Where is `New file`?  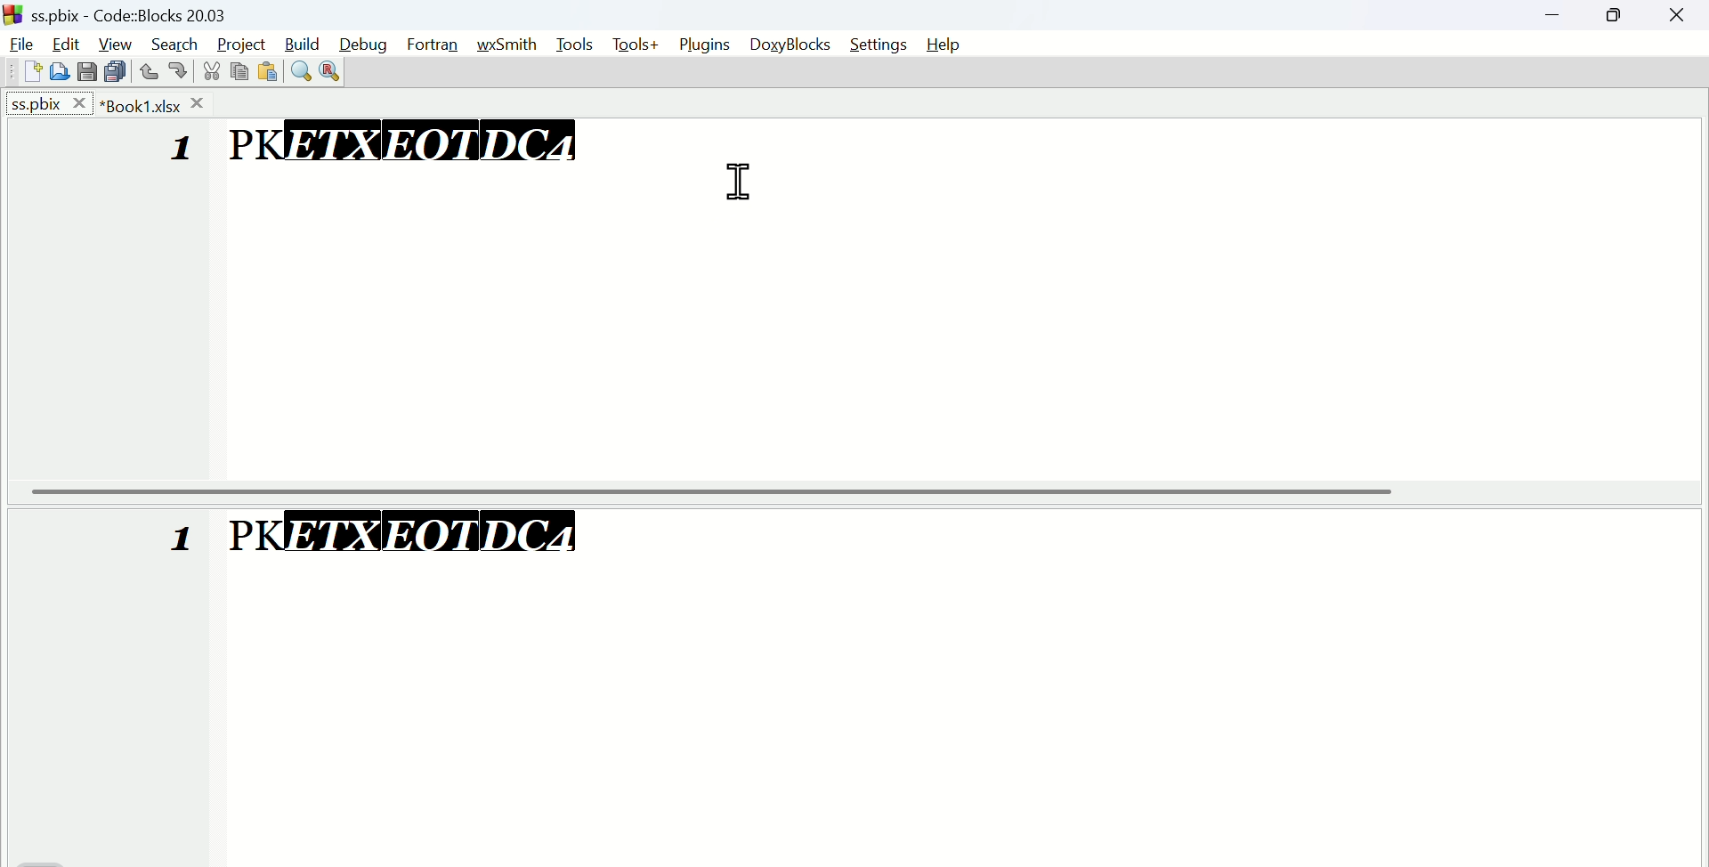
New file is located at coordinates (28, 70).